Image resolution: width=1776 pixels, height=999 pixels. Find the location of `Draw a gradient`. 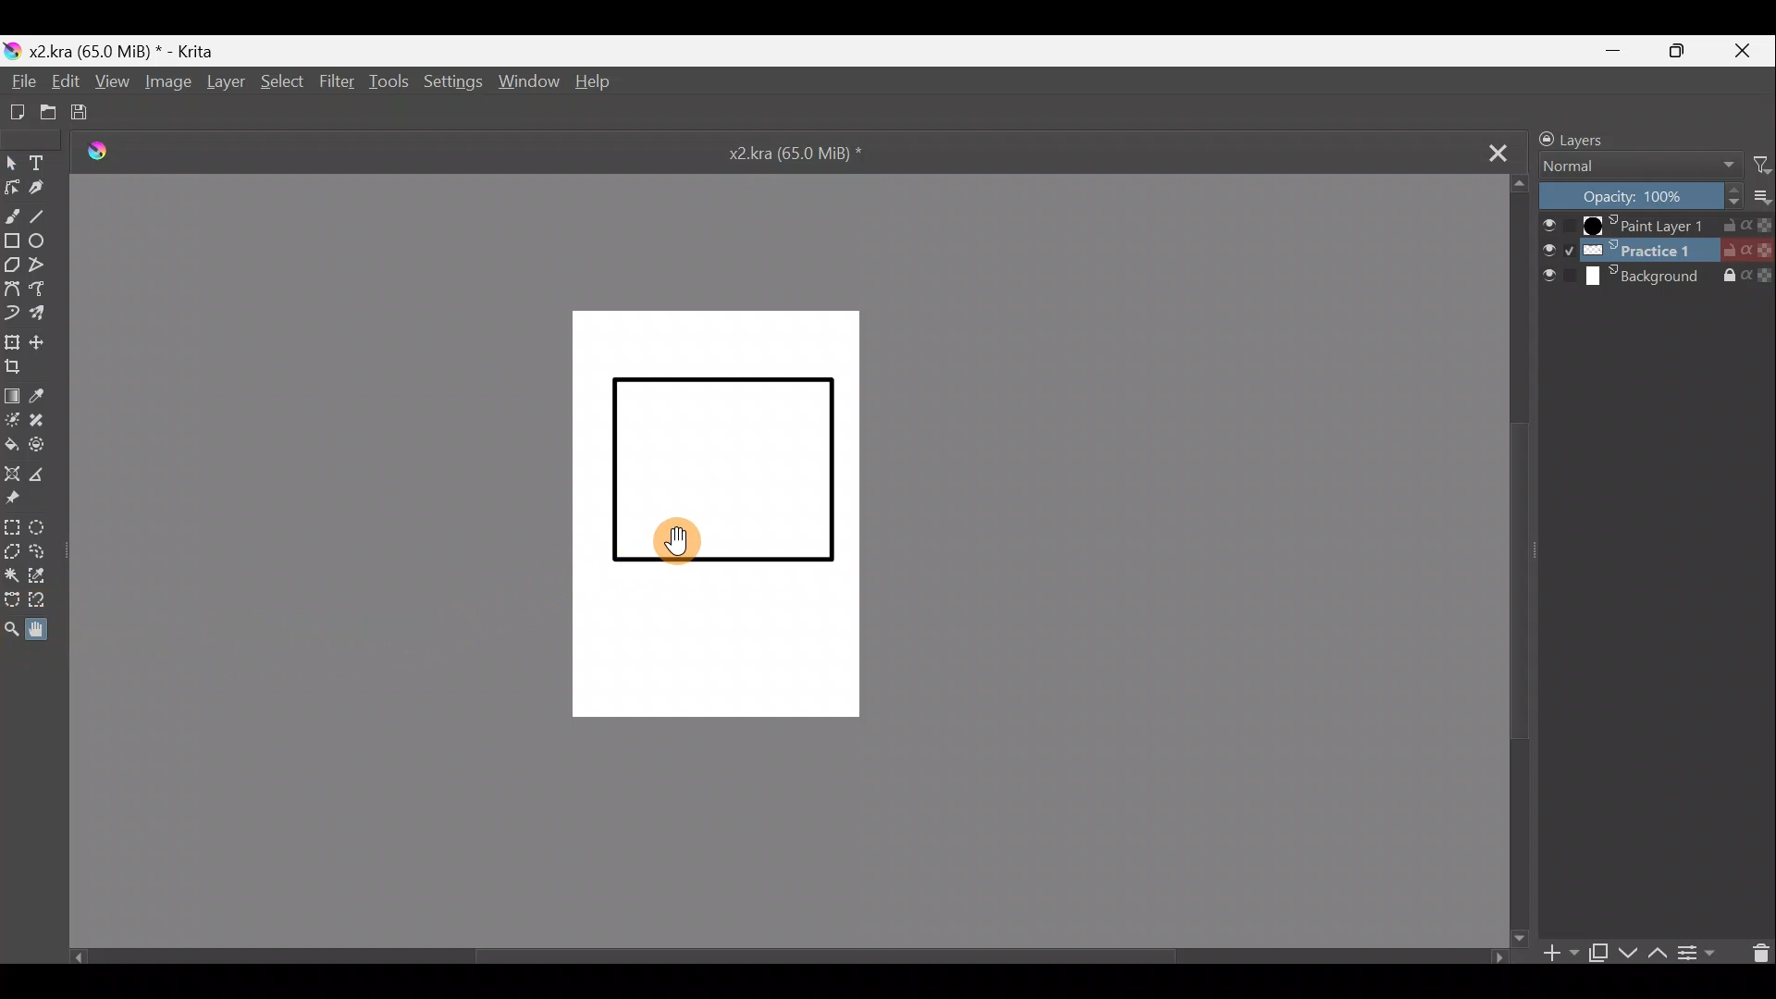

Draw a gradient is located at coordinates (13, 394).